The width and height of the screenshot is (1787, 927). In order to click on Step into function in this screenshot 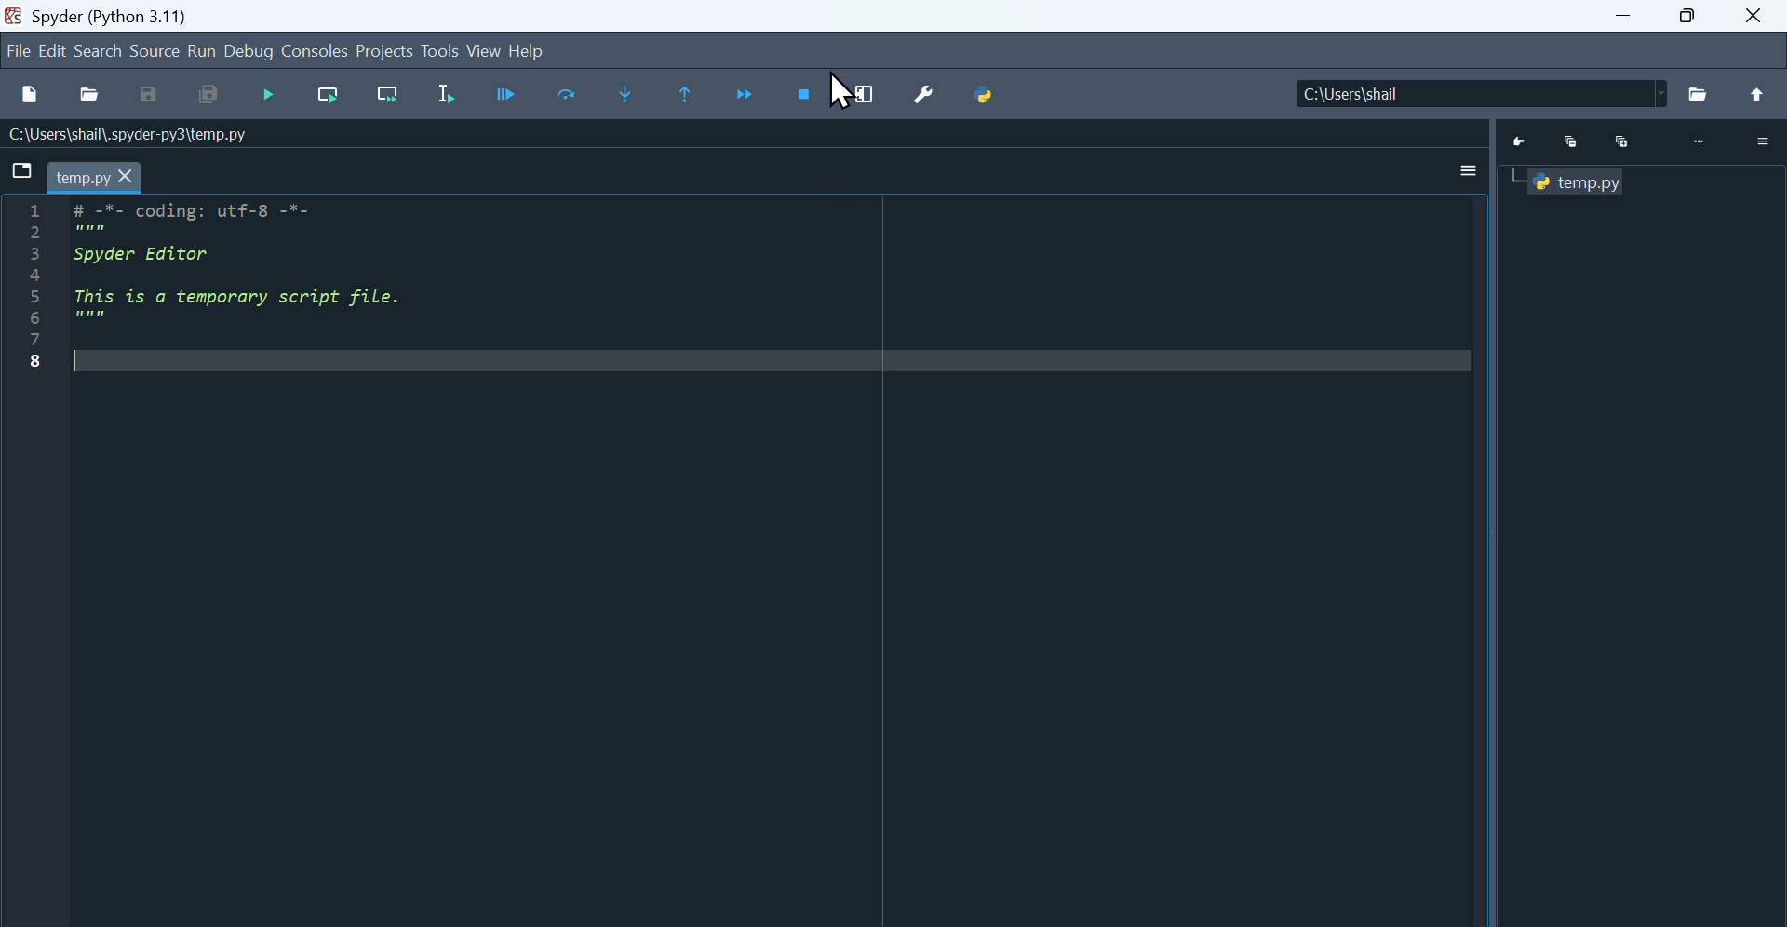, I will do `click(611, 97)`.